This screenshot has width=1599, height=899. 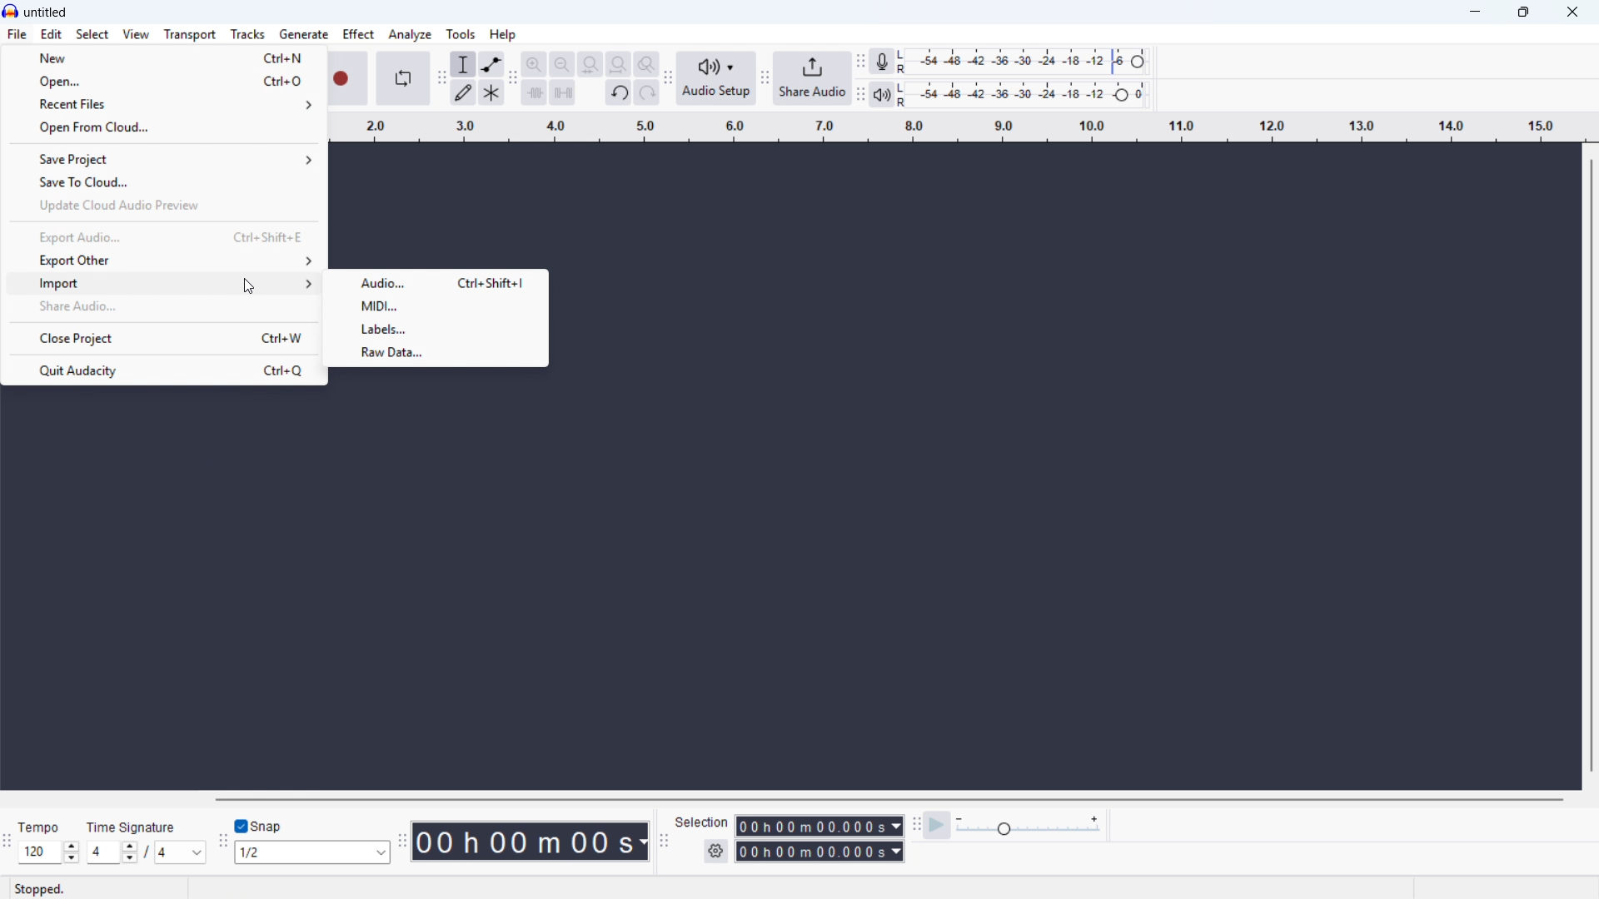 I want to click on Edit toolbar , so click(x=513, y=79).